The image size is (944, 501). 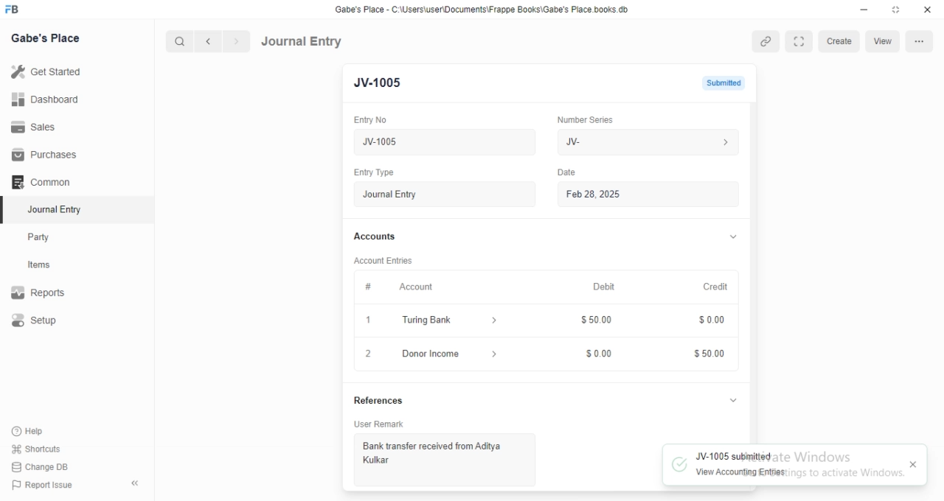 I want to click on options, so click(x=917, y=40).